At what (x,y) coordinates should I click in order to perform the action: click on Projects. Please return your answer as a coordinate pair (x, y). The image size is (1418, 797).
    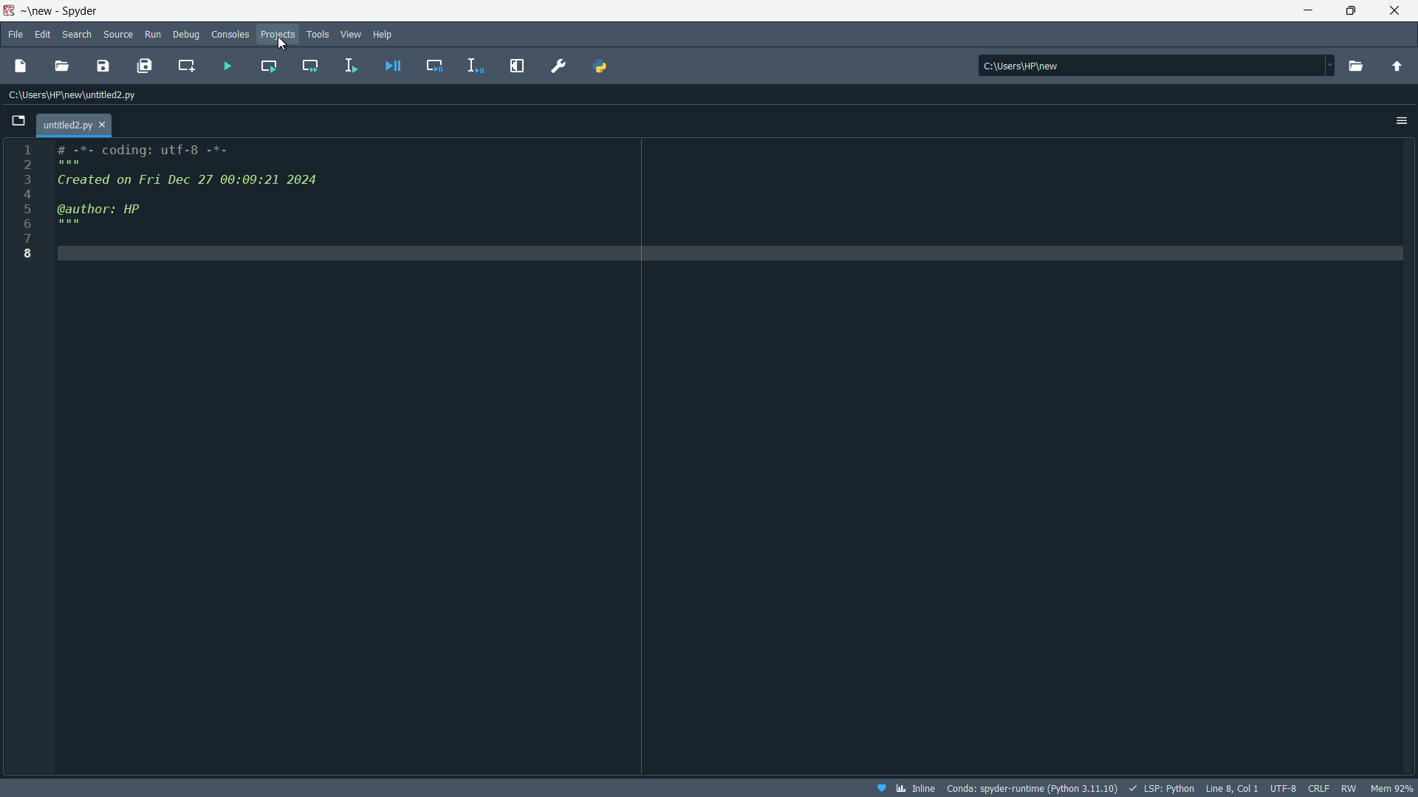
    Looking at the image, I should click on (278, 33).